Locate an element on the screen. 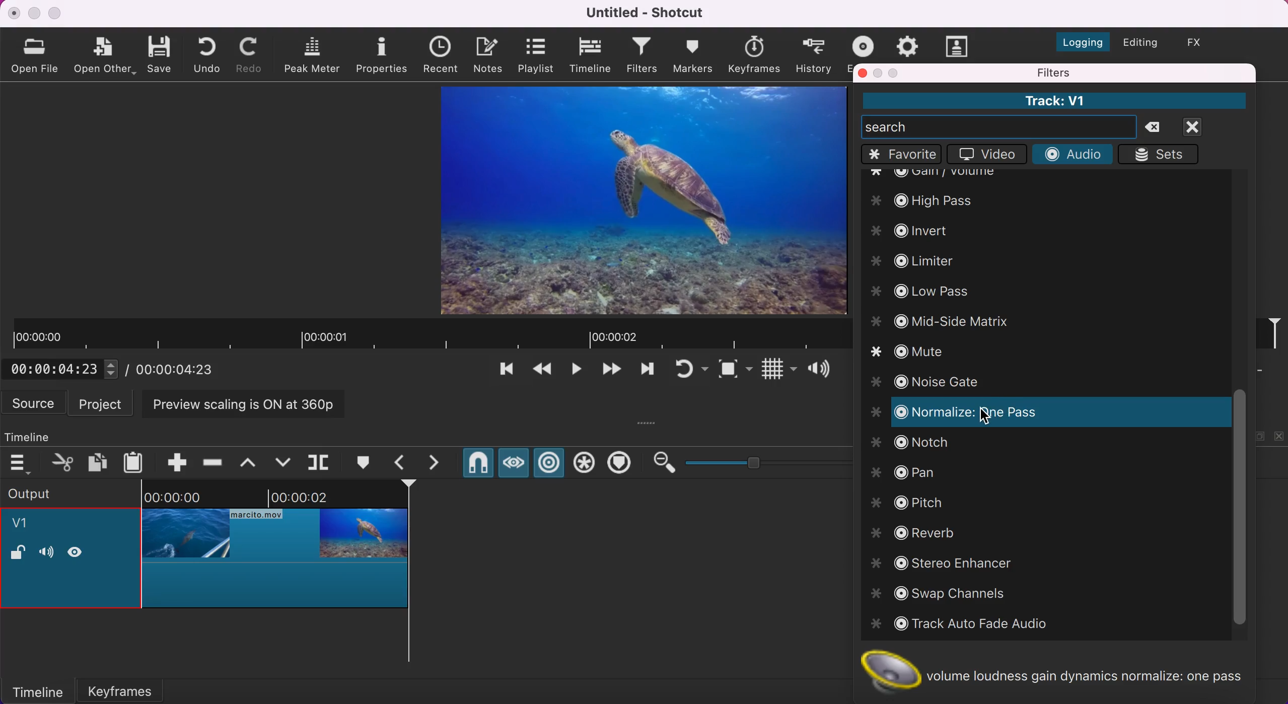  switch to the effects layout is located at coordinates (1202, 42).